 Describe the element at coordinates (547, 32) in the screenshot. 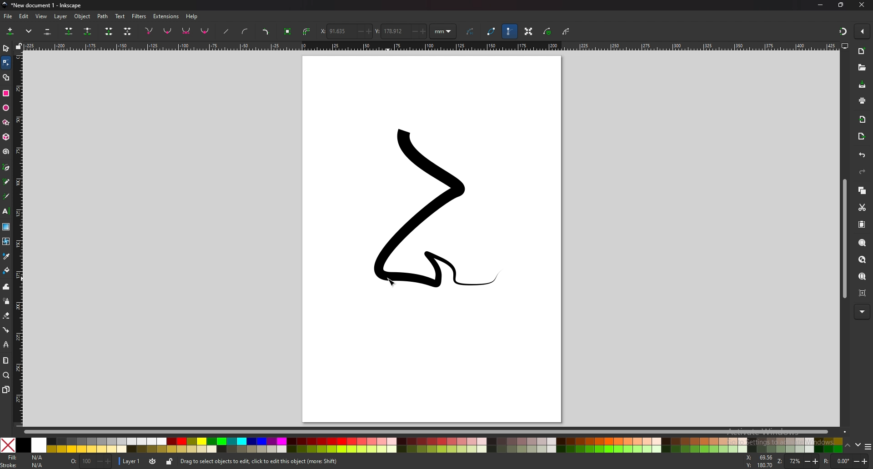

I see `mask` at that location.